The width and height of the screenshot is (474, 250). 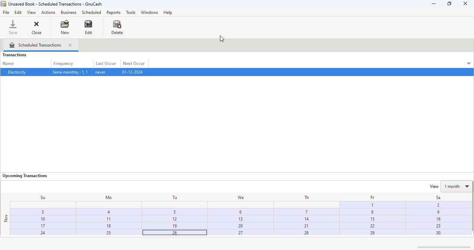 What do you see at coordinates (101, 72) in the screenshot?
I see `never` at bounding box center [101, 72].